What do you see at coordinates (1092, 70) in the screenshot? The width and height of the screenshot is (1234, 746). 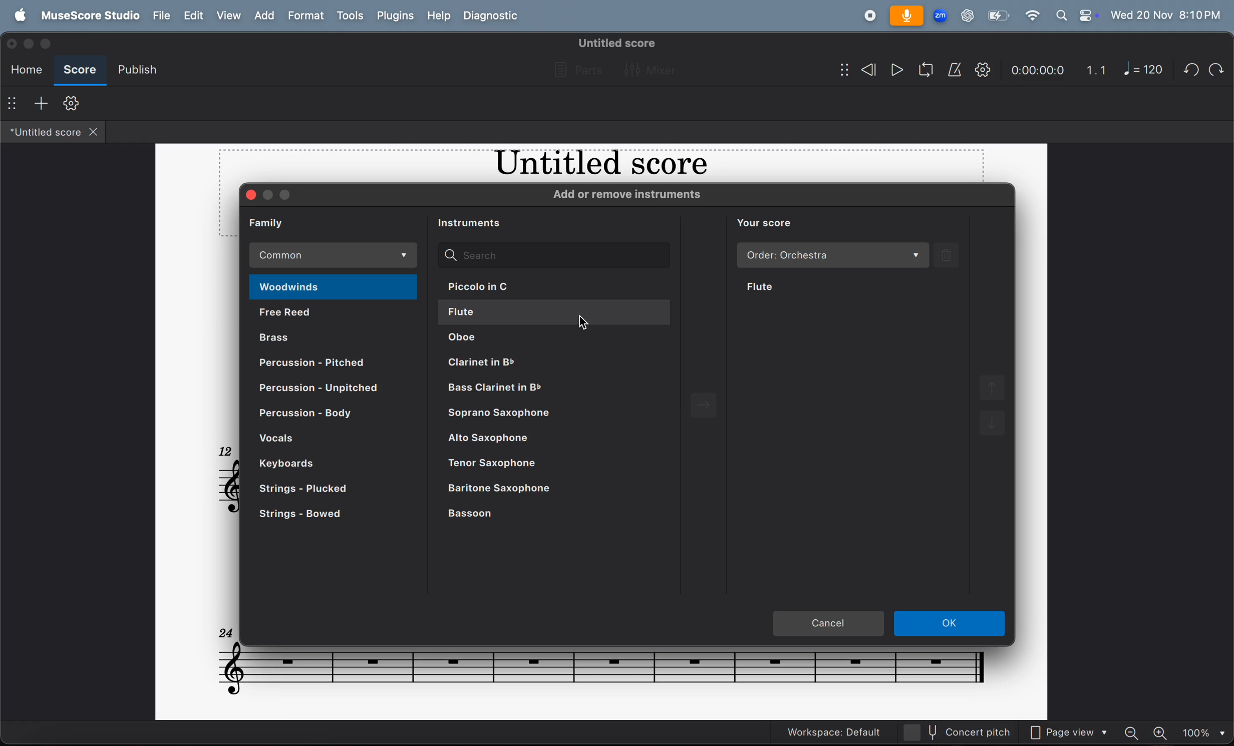 I see `1.1` at bounding box center [1092, 70].